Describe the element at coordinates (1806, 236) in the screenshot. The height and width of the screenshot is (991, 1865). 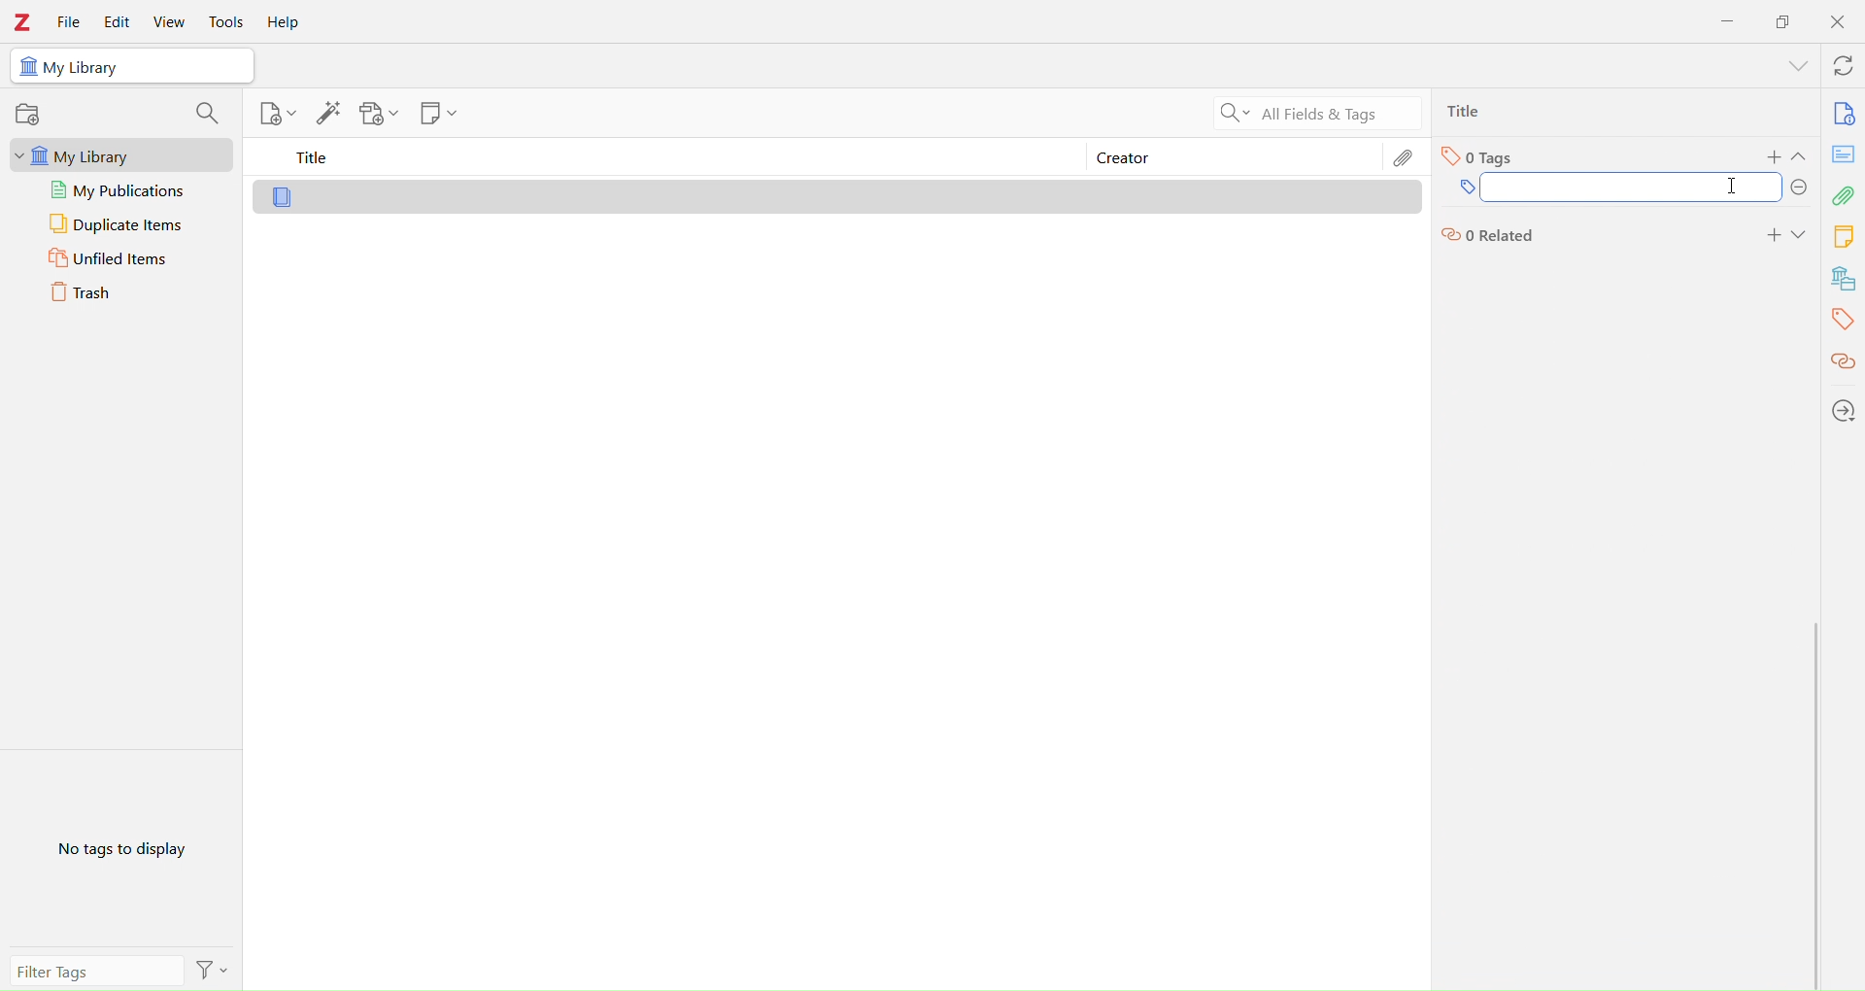
I see `Expand section` at that location.